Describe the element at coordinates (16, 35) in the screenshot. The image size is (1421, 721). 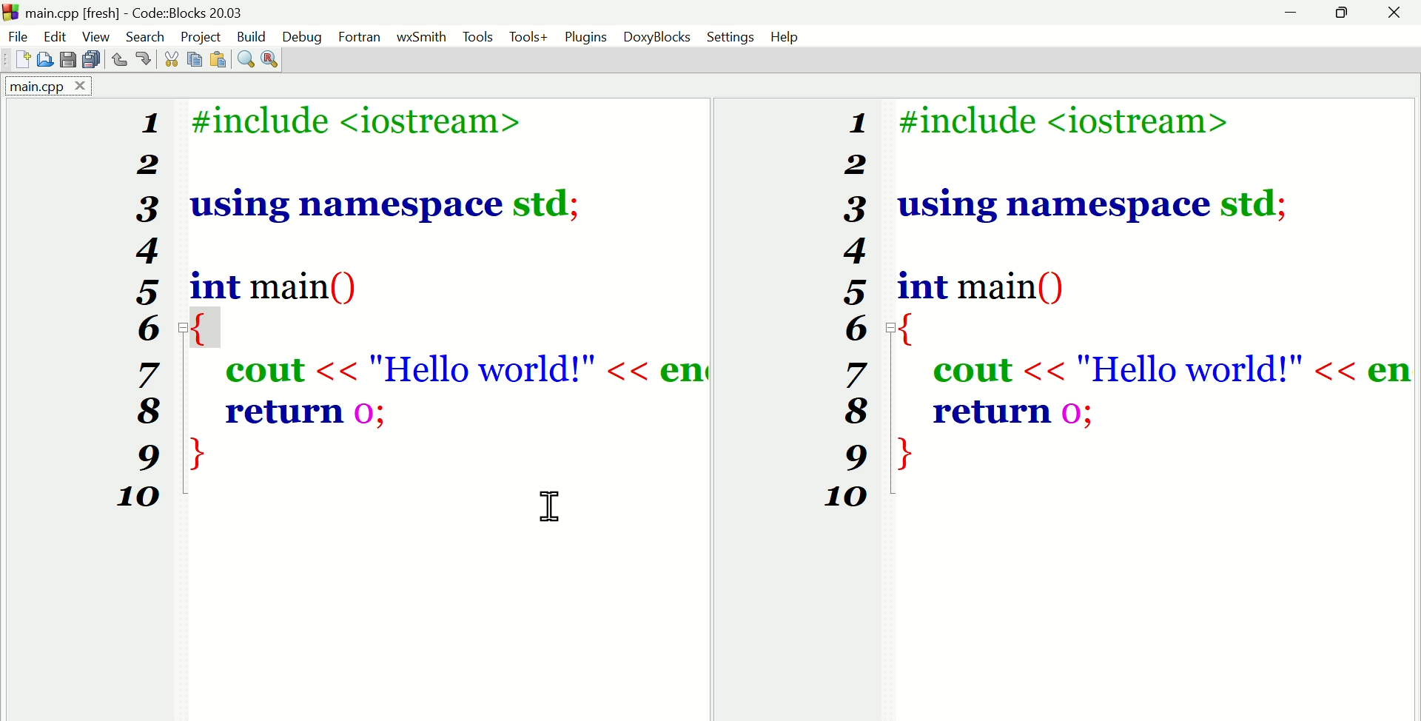
I see `file` at that location.